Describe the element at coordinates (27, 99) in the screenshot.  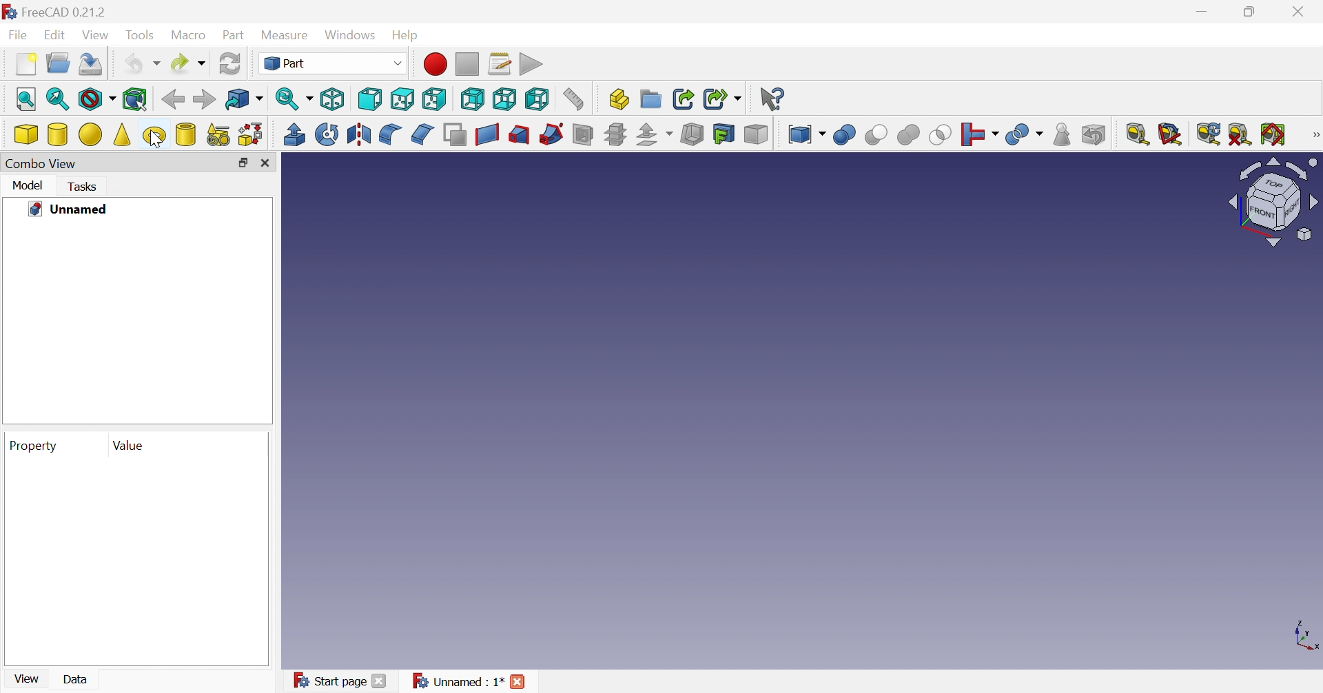
I see `Fit all` at that location.